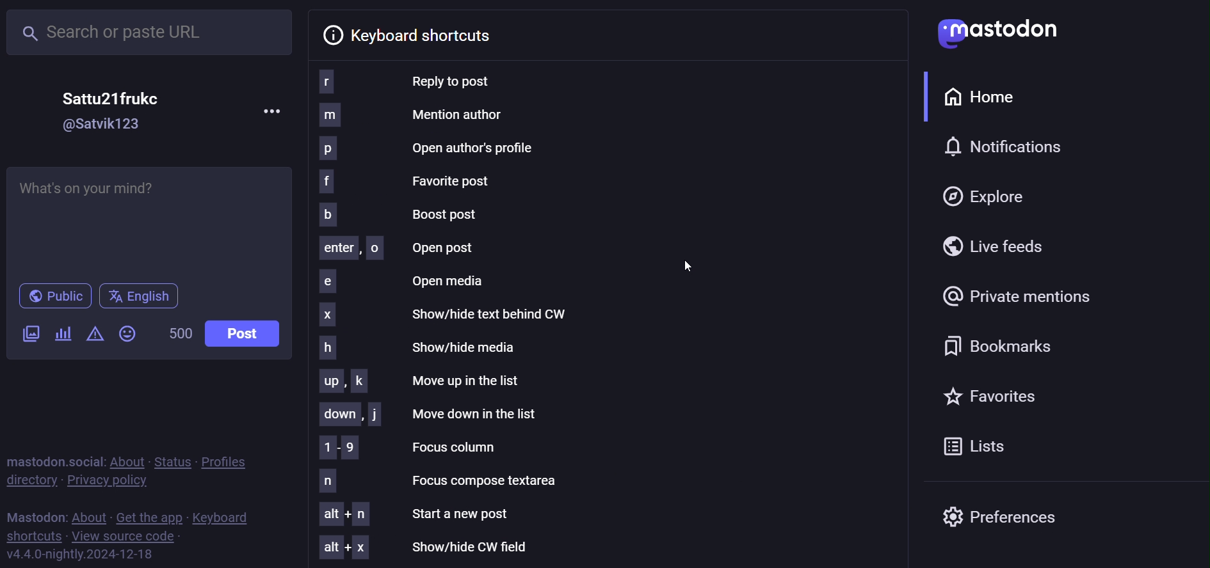  What do you see at coordinates (997, 244) in the screenshot?
I see `live feed` at bounding box center [997, 244].